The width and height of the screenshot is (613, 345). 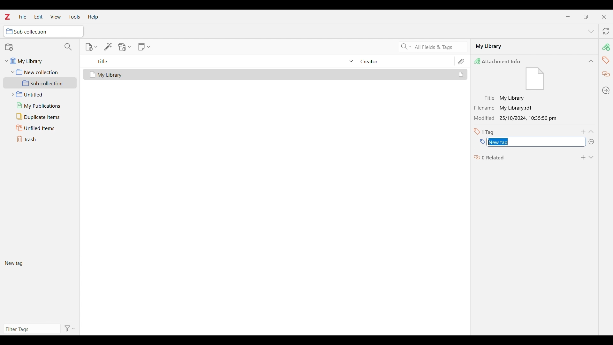 What do you see at coordinates (31, 330) in the screenshot?
I see `Type in filter tags` at bounding box center [31, 330].